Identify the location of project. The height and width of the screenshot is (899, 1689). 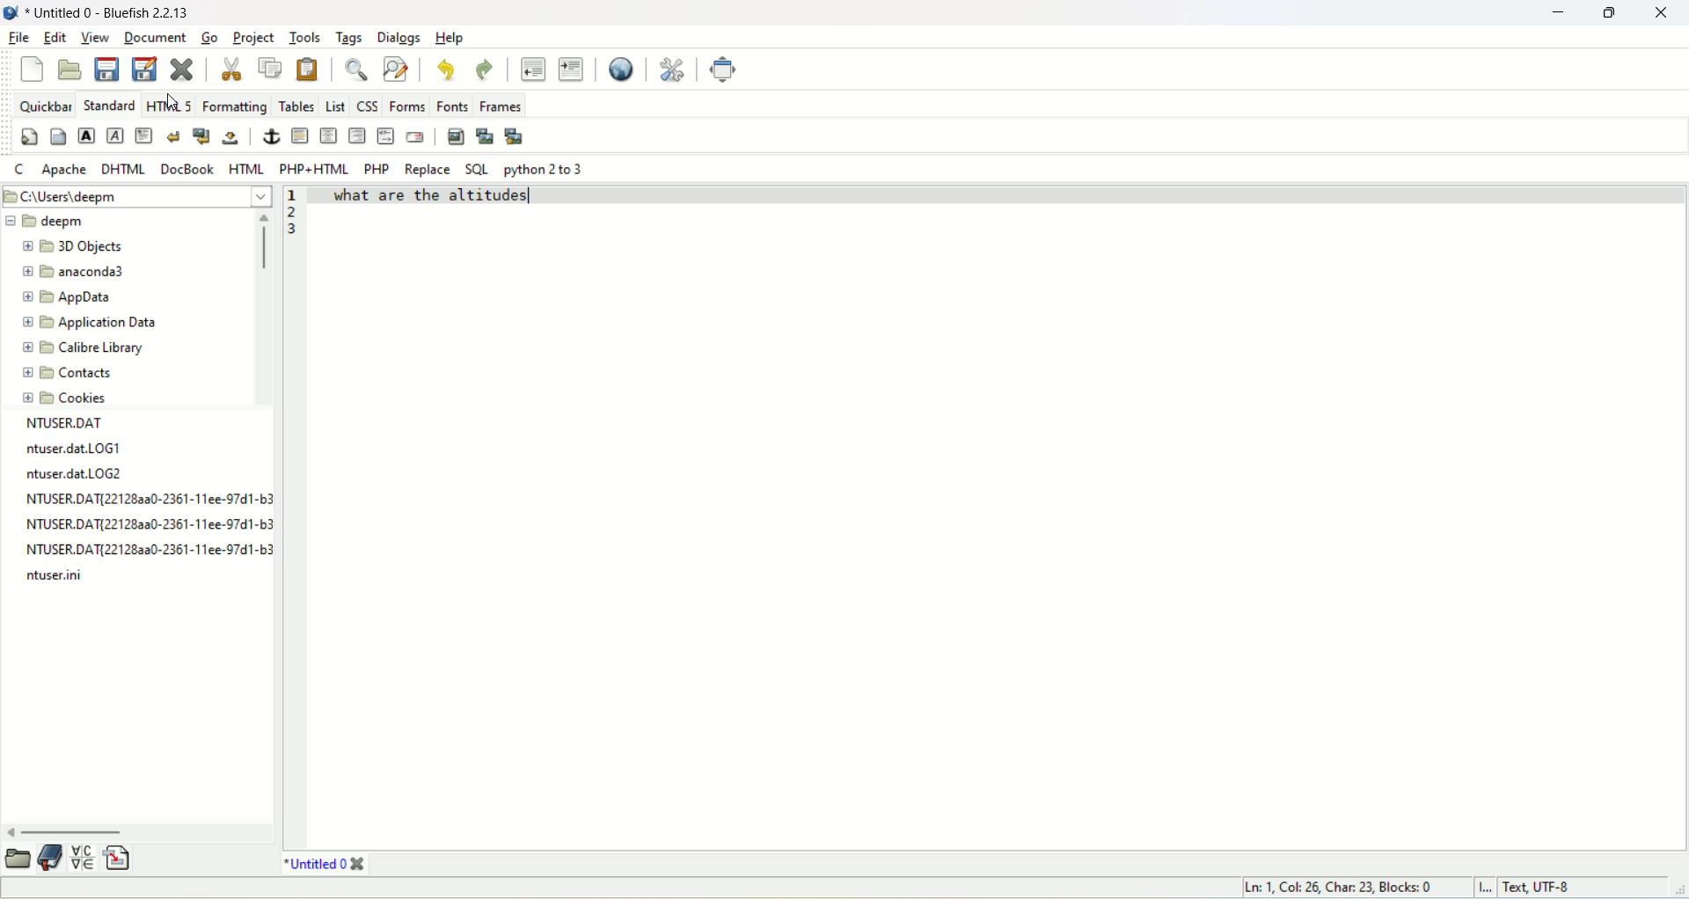
(252, 36).